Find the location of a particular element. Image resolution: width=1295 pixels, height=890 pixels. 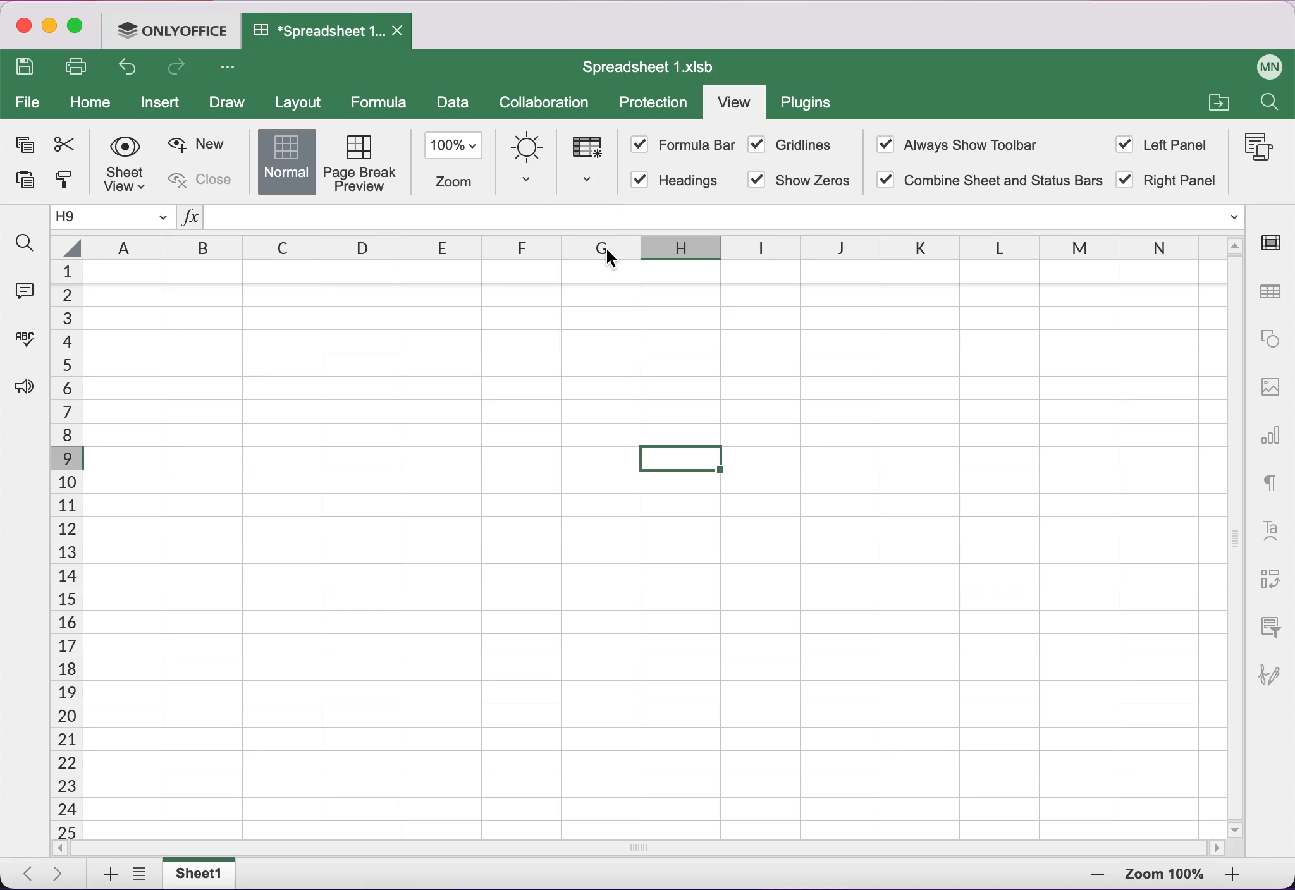

headings is located at coordinates (675, 180).